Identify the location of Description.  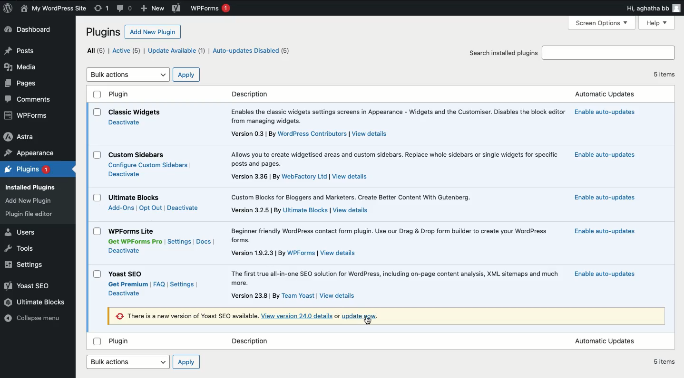
(295, 296).